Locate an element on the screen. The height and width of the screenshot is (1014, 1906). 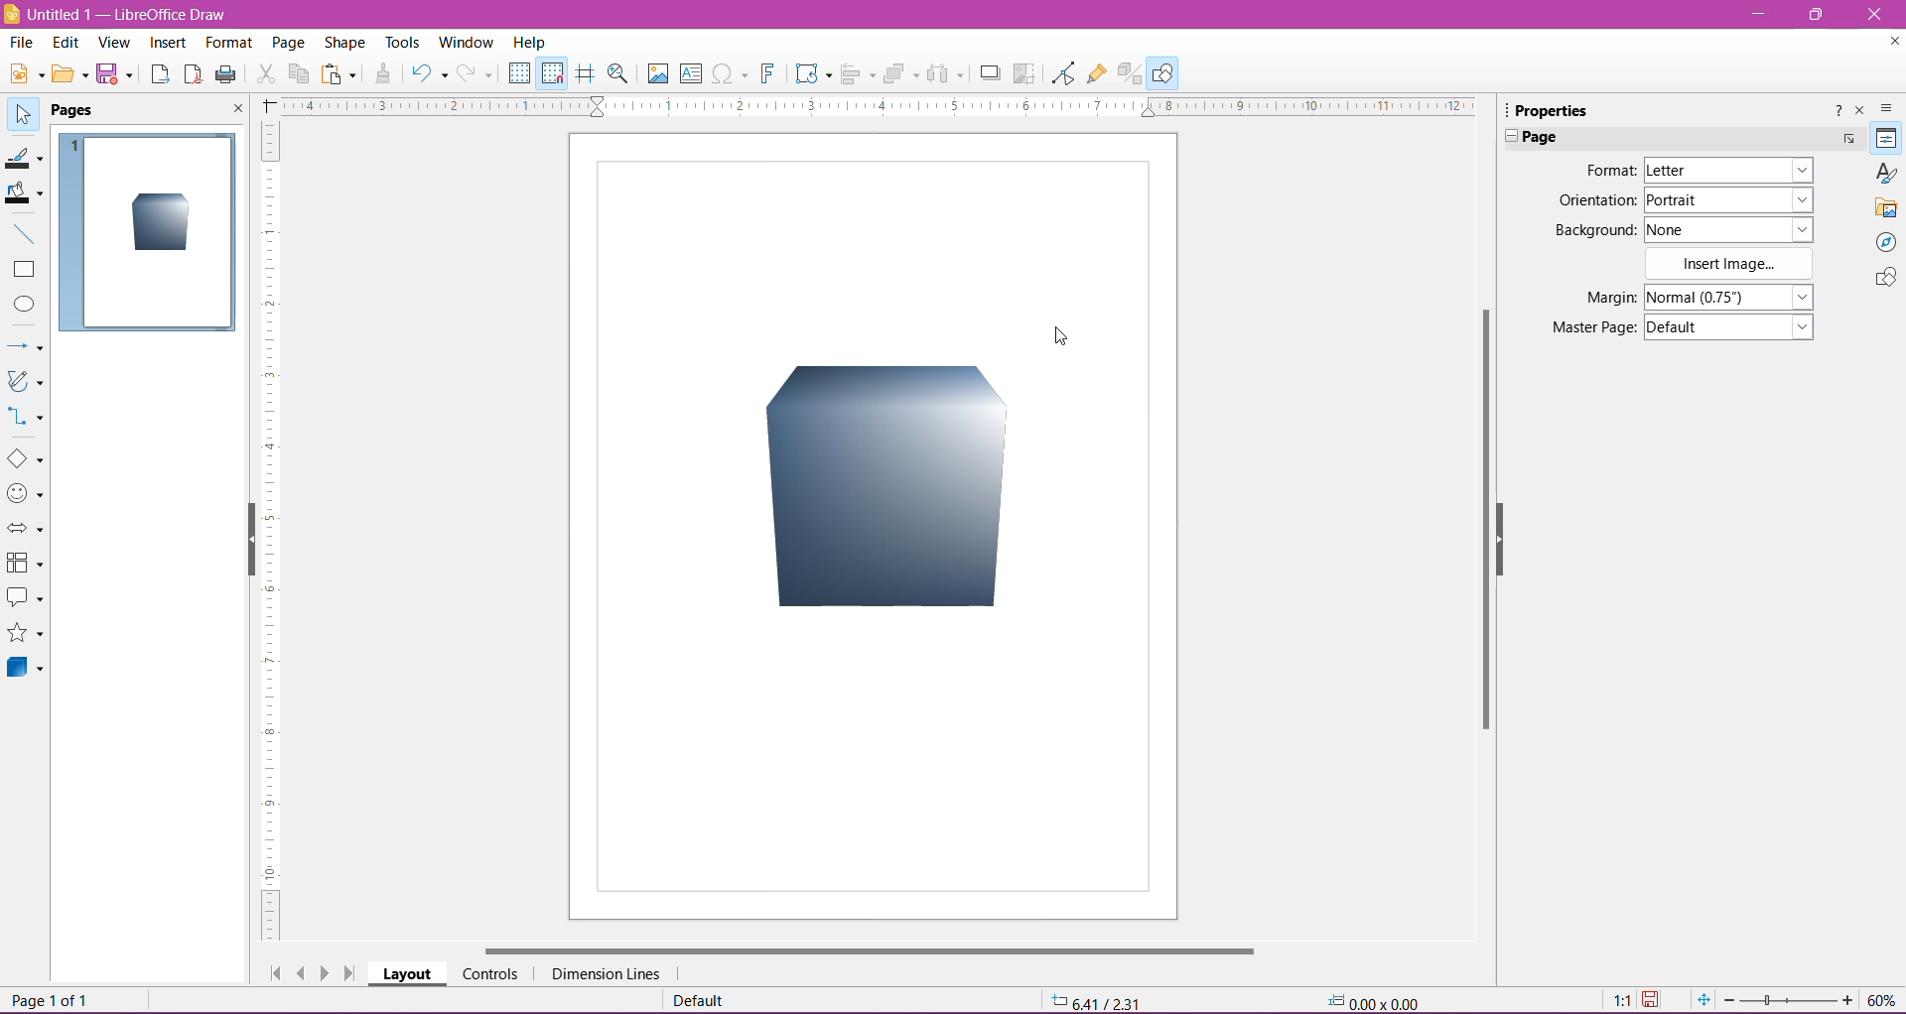
Align is located at coordinates (859, 75).